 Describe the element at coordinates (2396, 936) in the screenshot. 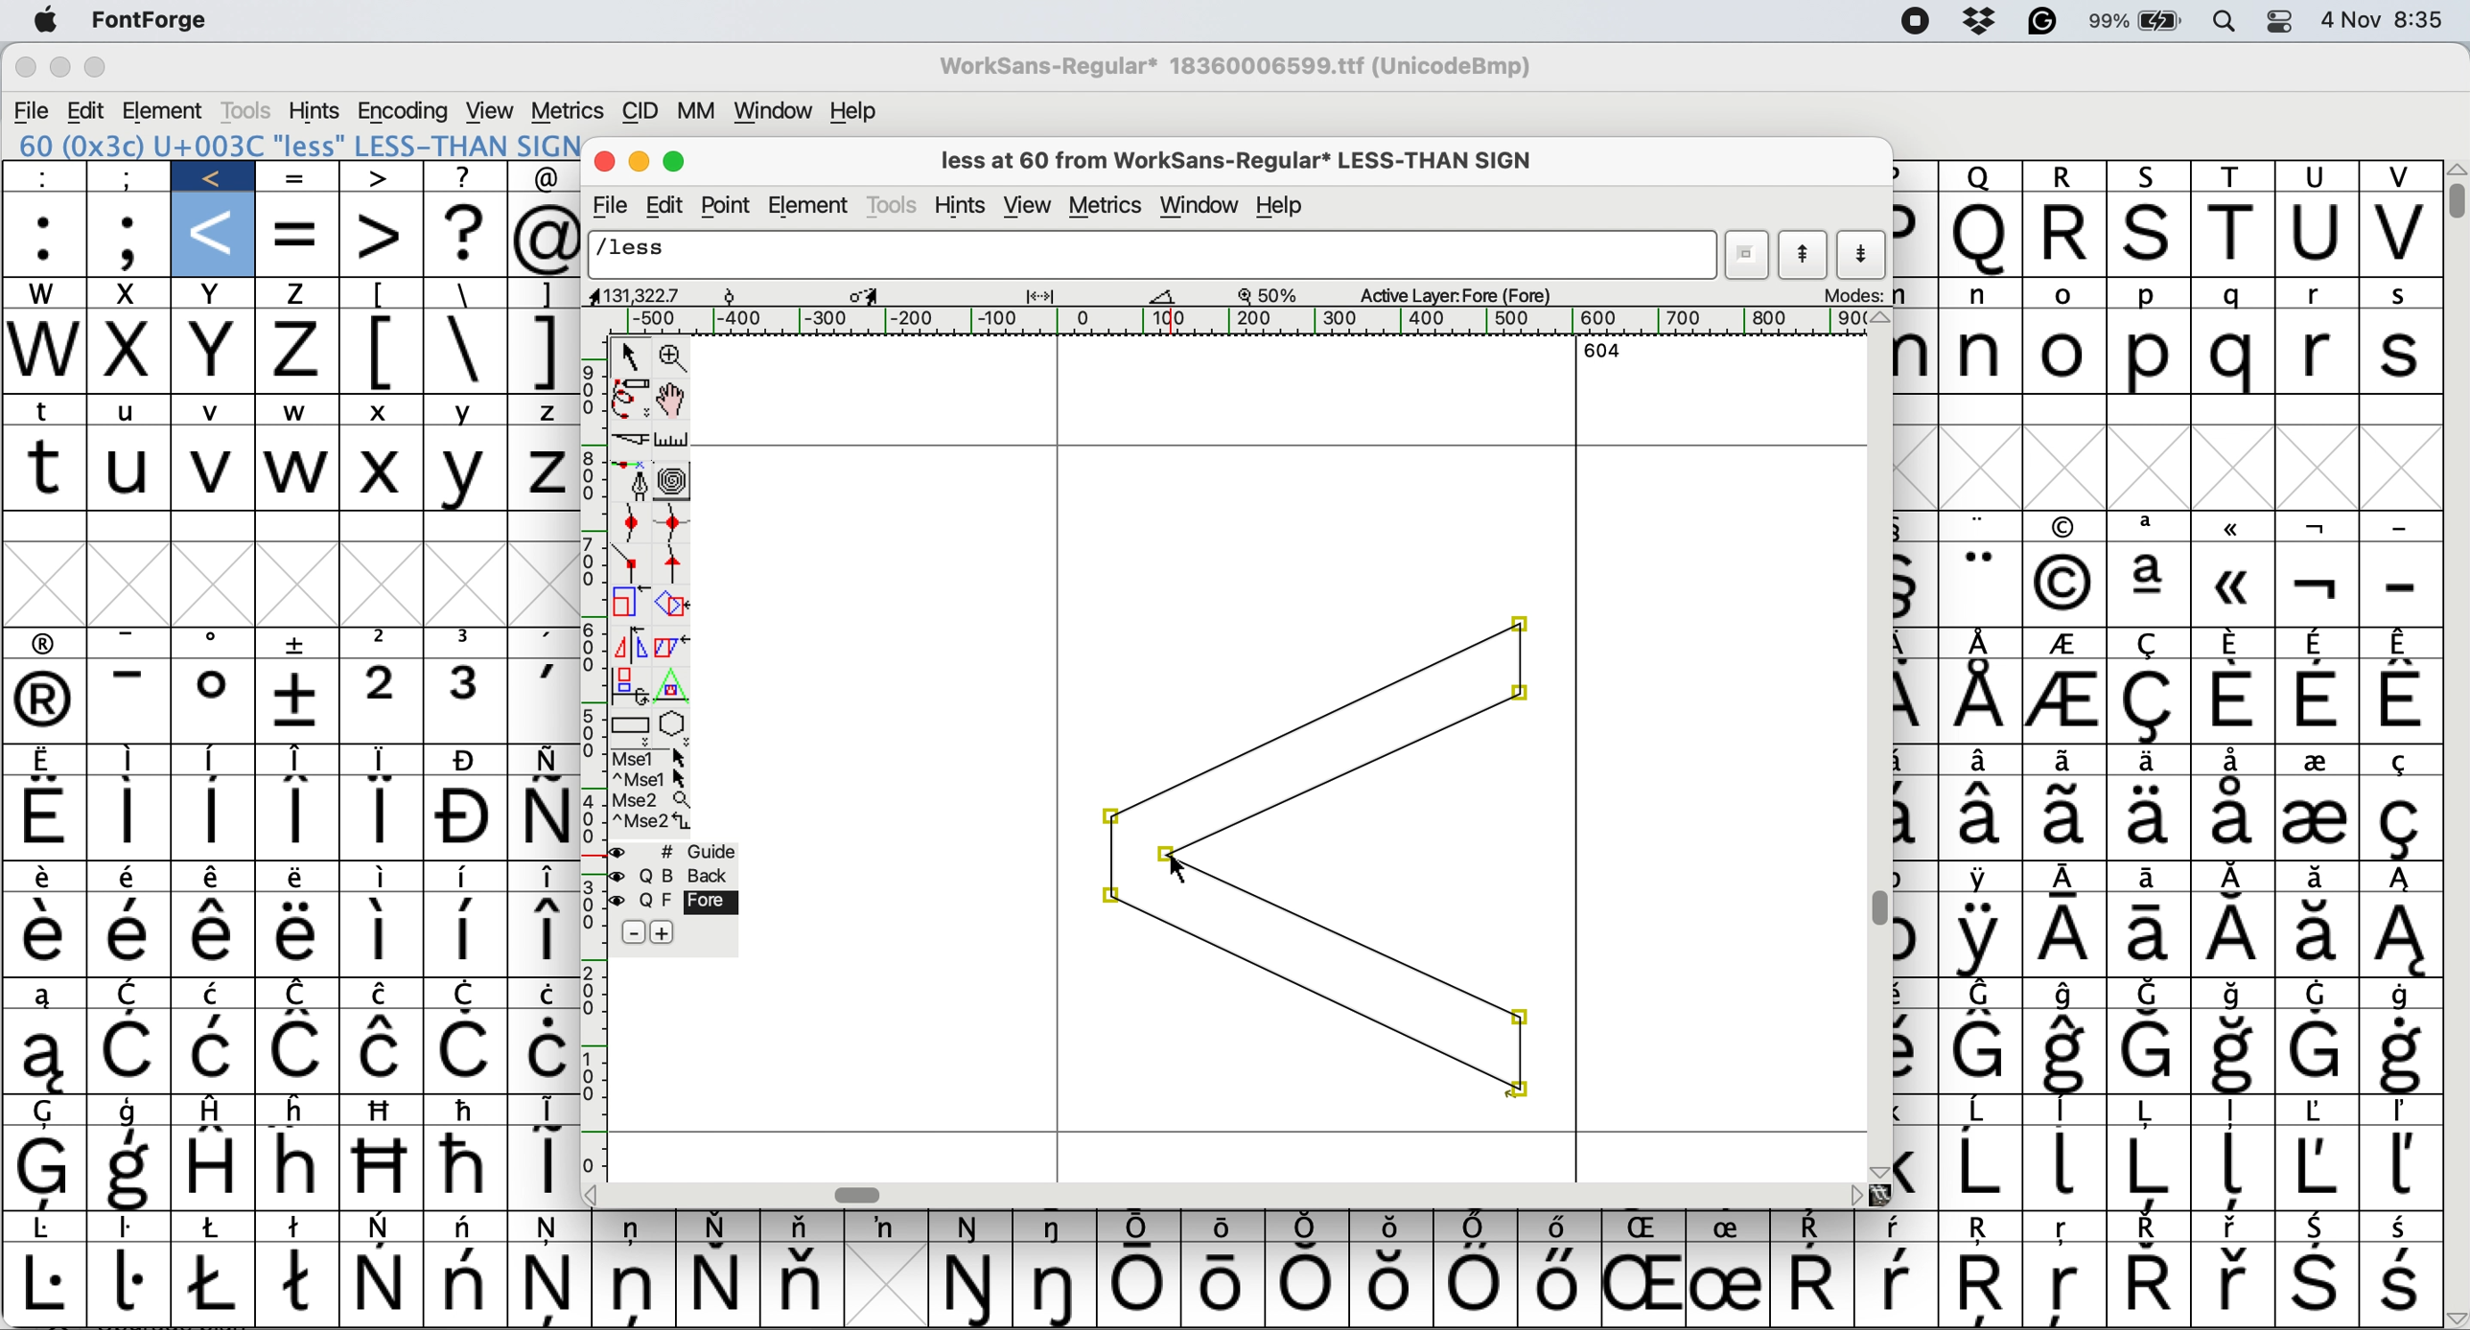

I see `Symbol` at that location.